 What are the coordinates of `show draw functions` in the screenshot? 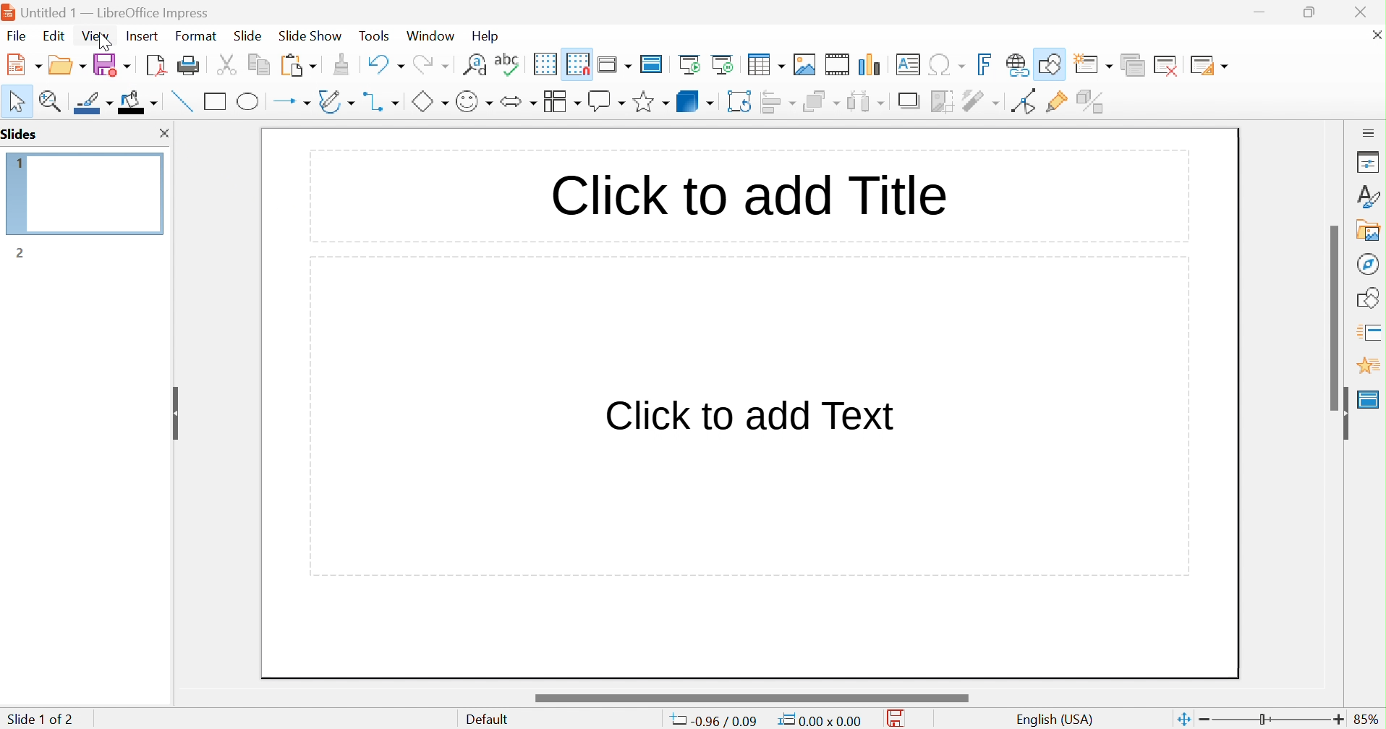 It's located at (1052, 62).